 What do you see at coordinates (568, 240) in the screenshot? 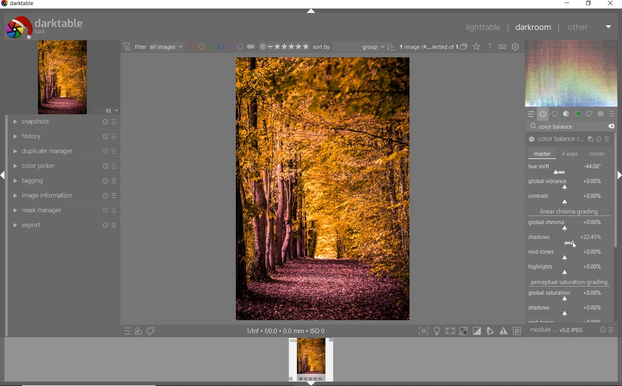
I see `shadows` at bounding box center [568, 240].